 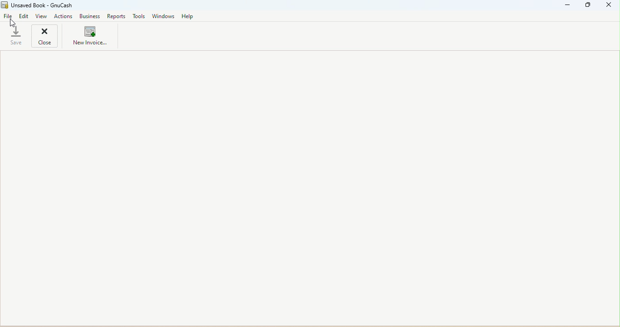 What do you see at coordinates (46, 37) in the screenshot?
I see `Close` at bounding box center [46, 37].